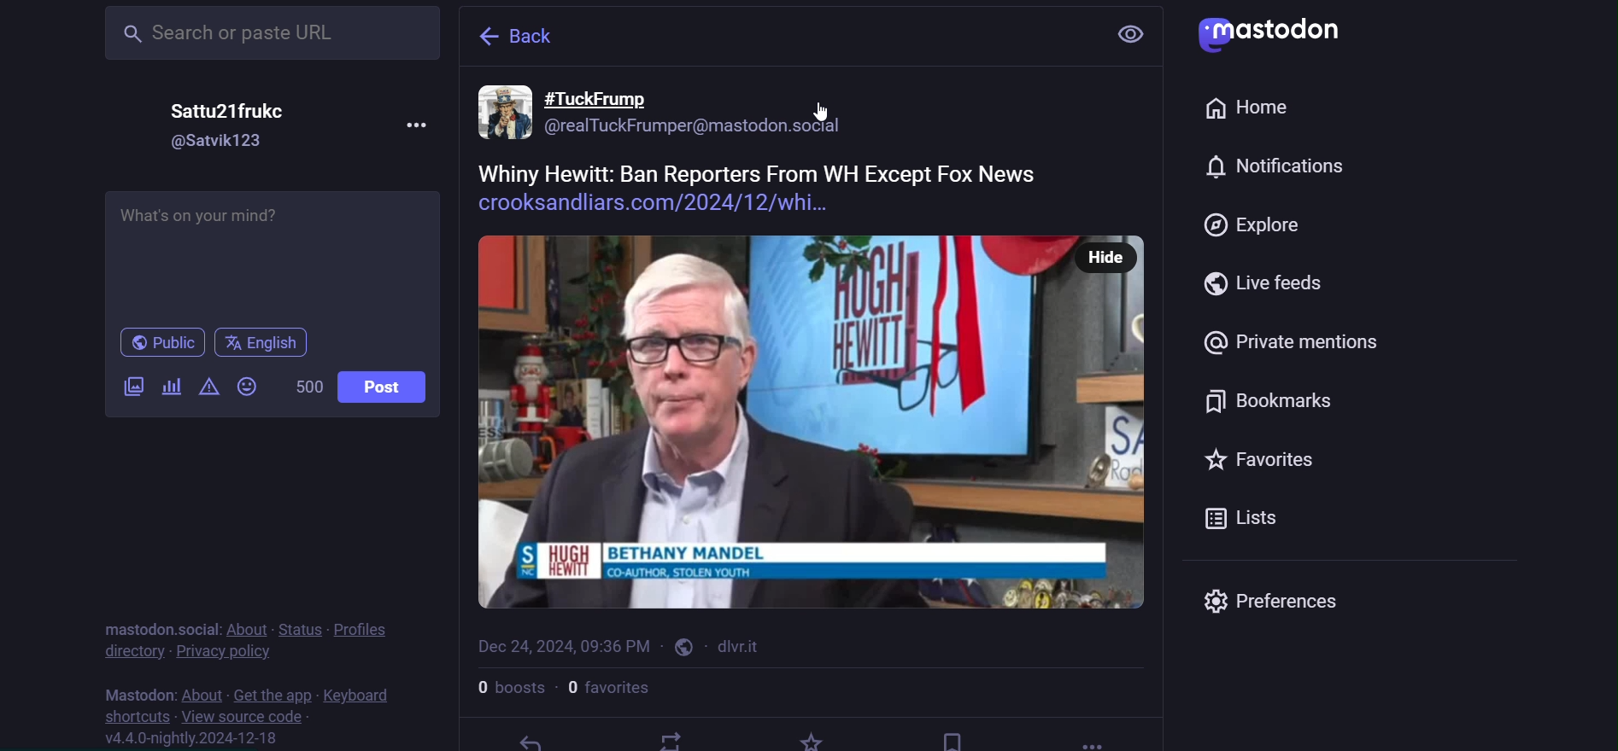 The image size is (1618, 751). Describe the element at coordinates (132, 652) in the screenshot. I see `directory` at that location.